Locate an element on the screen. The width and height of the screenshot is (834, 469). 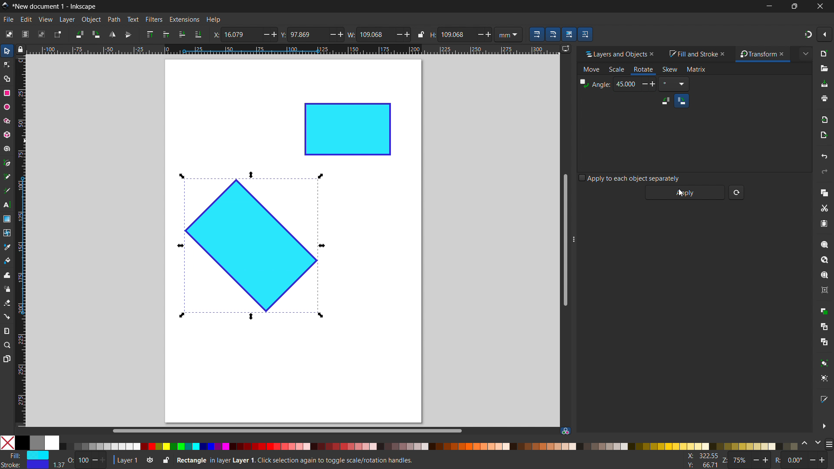
move is located at coordinates (592, 70).